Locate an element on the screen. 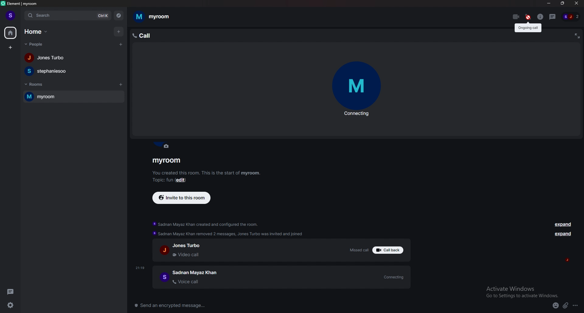  J Jones Turbo Video call is located at coordinates (192, 251).